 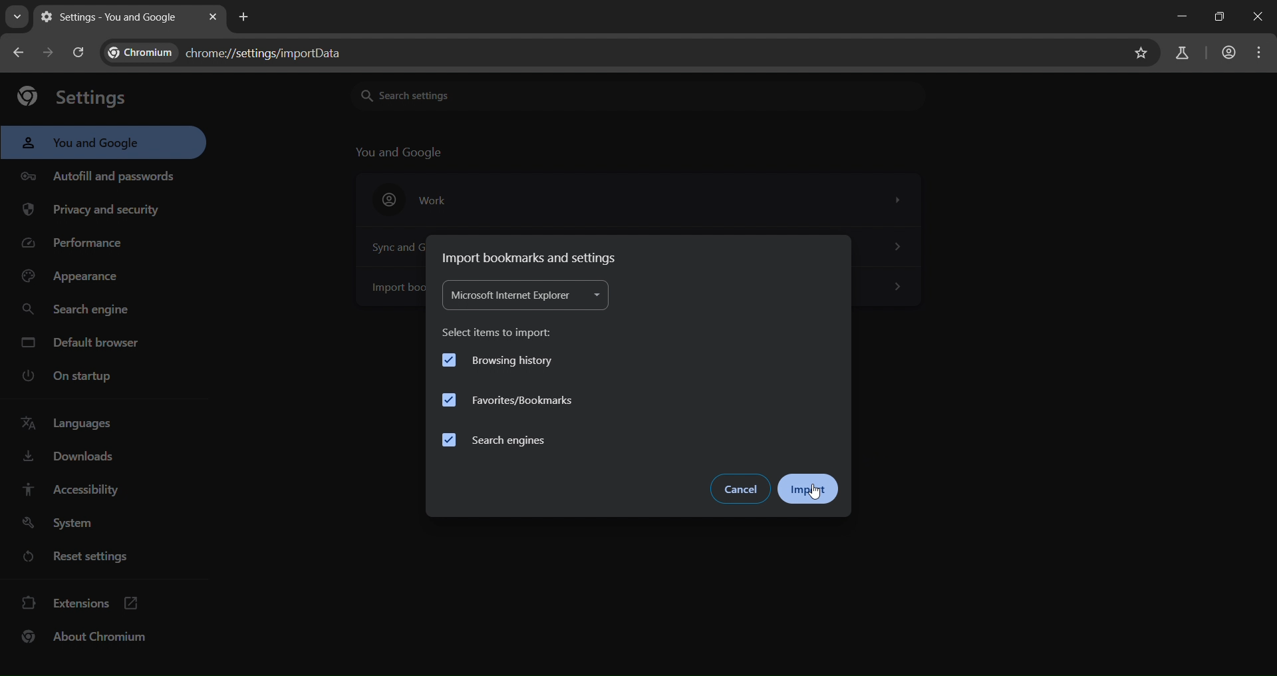 I want to click on , so click(x=901, y=248).